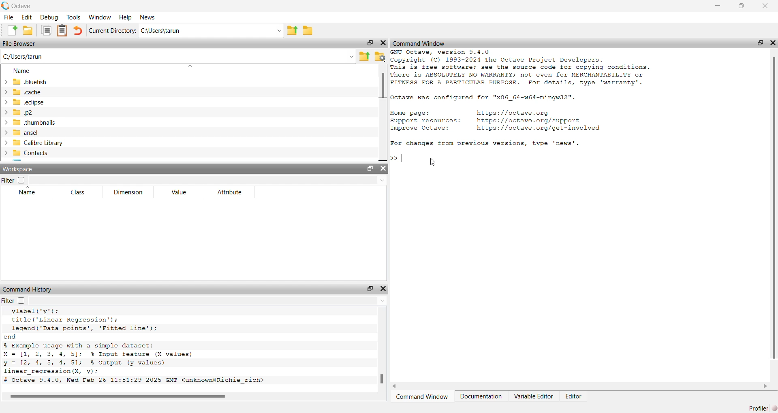 This screenshot has height=413, width=778. What do you see at coordinates (531, 69) in the screenshot?
I see `details of octave version and copyright` at bounding box center [531, 69].